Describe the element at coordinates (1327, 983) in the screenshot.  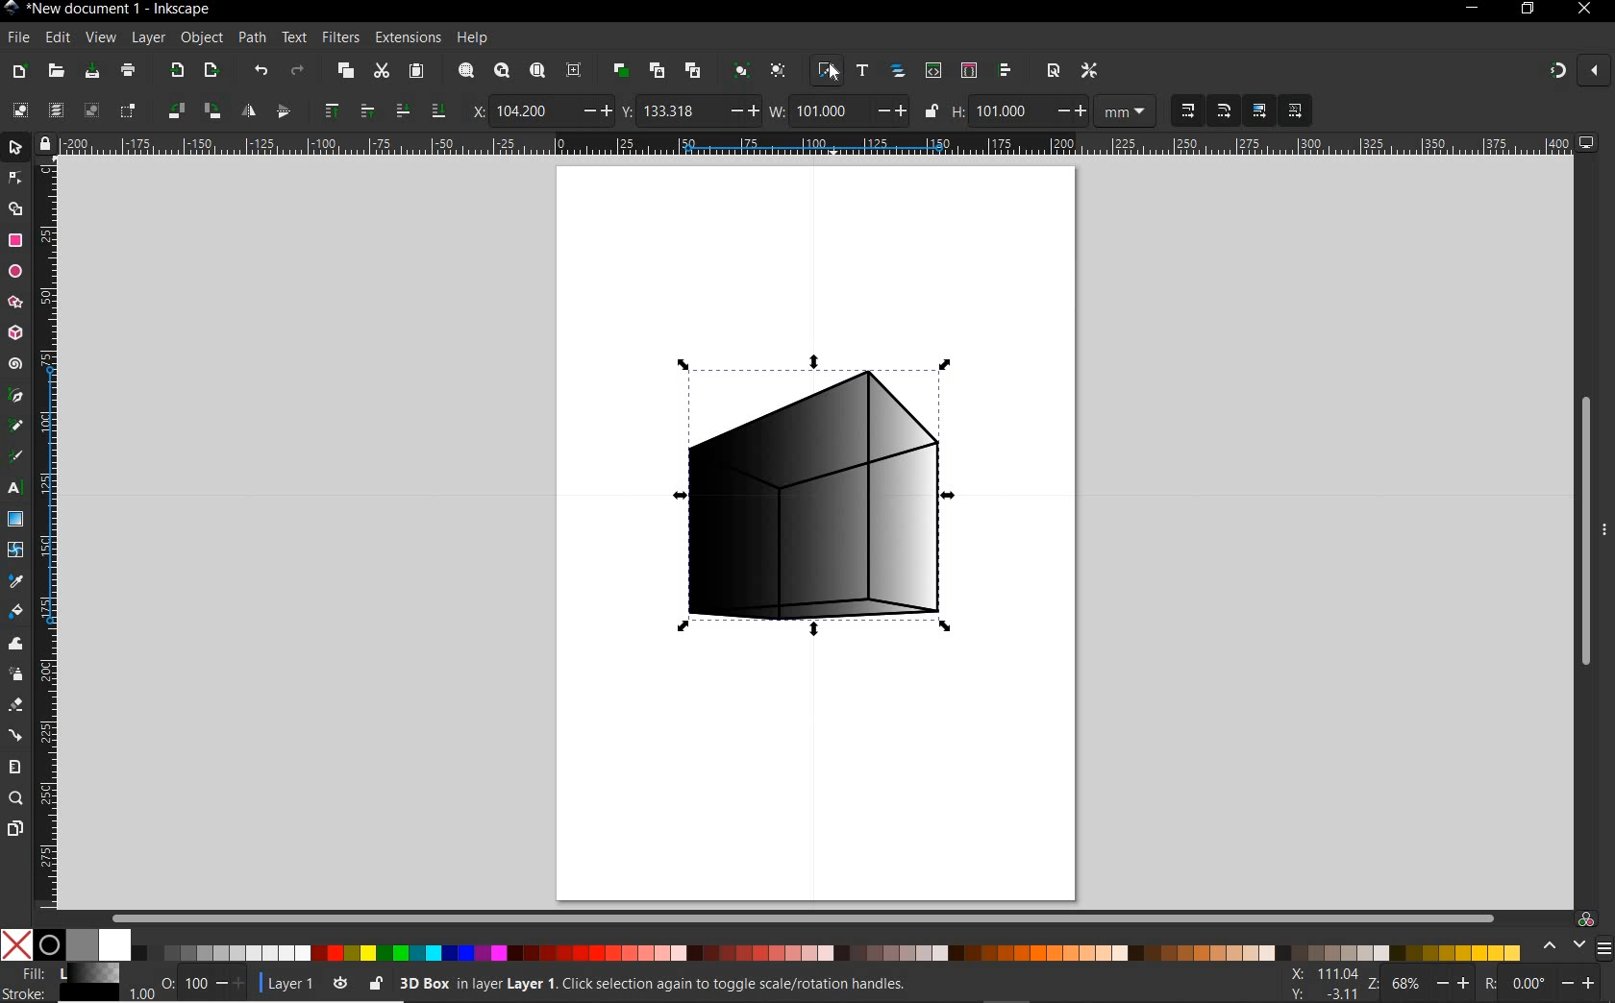
I see `CURSOR COORDINATES` at that location.